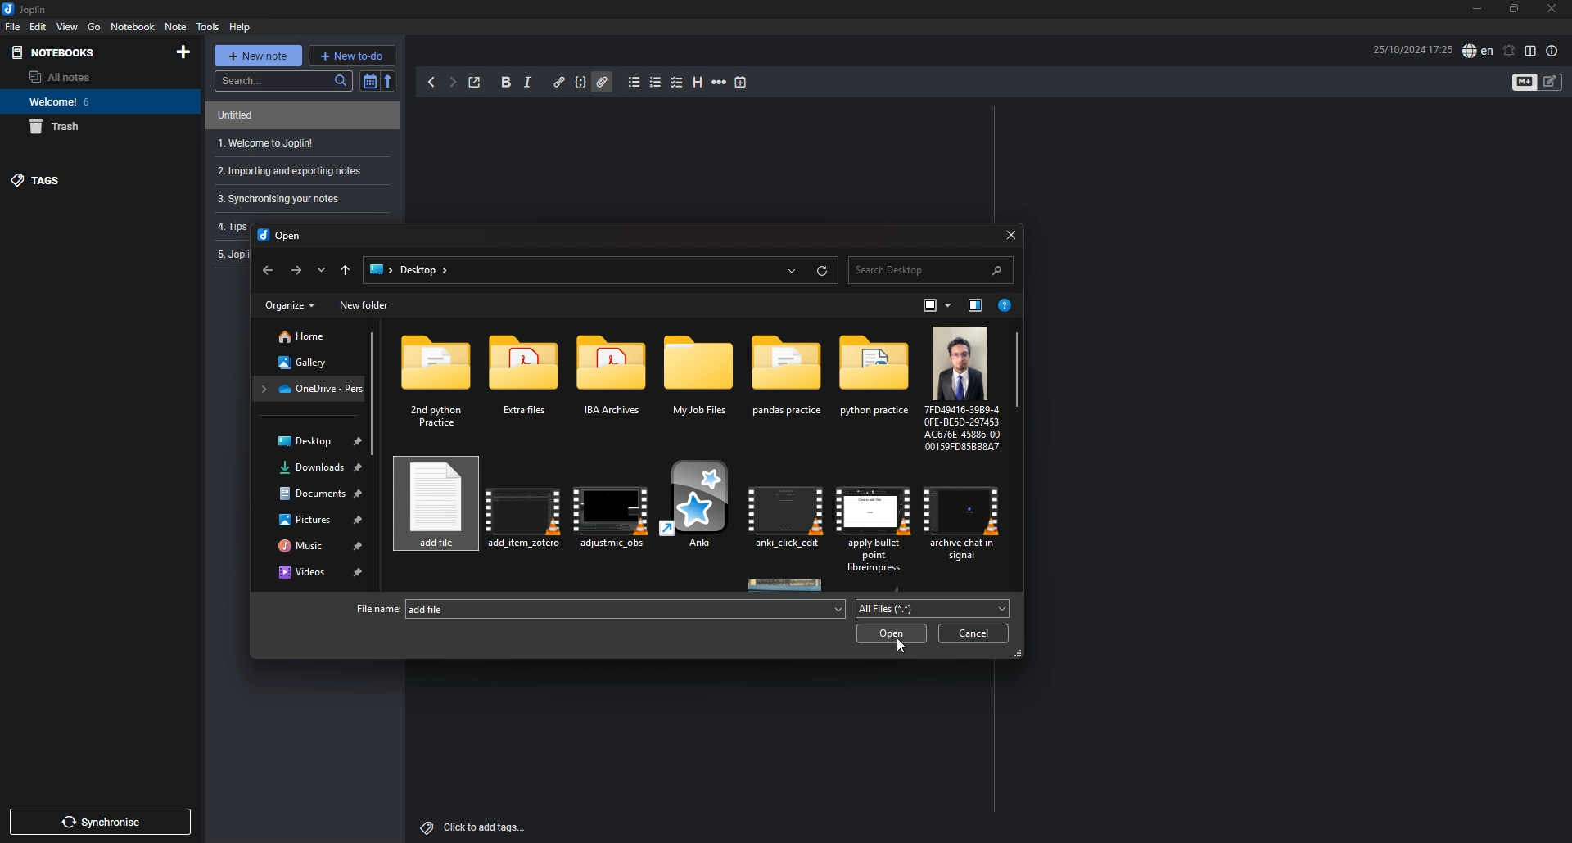 This screenshot has width=1572, height=843. I want to click on downloads, so click(313, 468).